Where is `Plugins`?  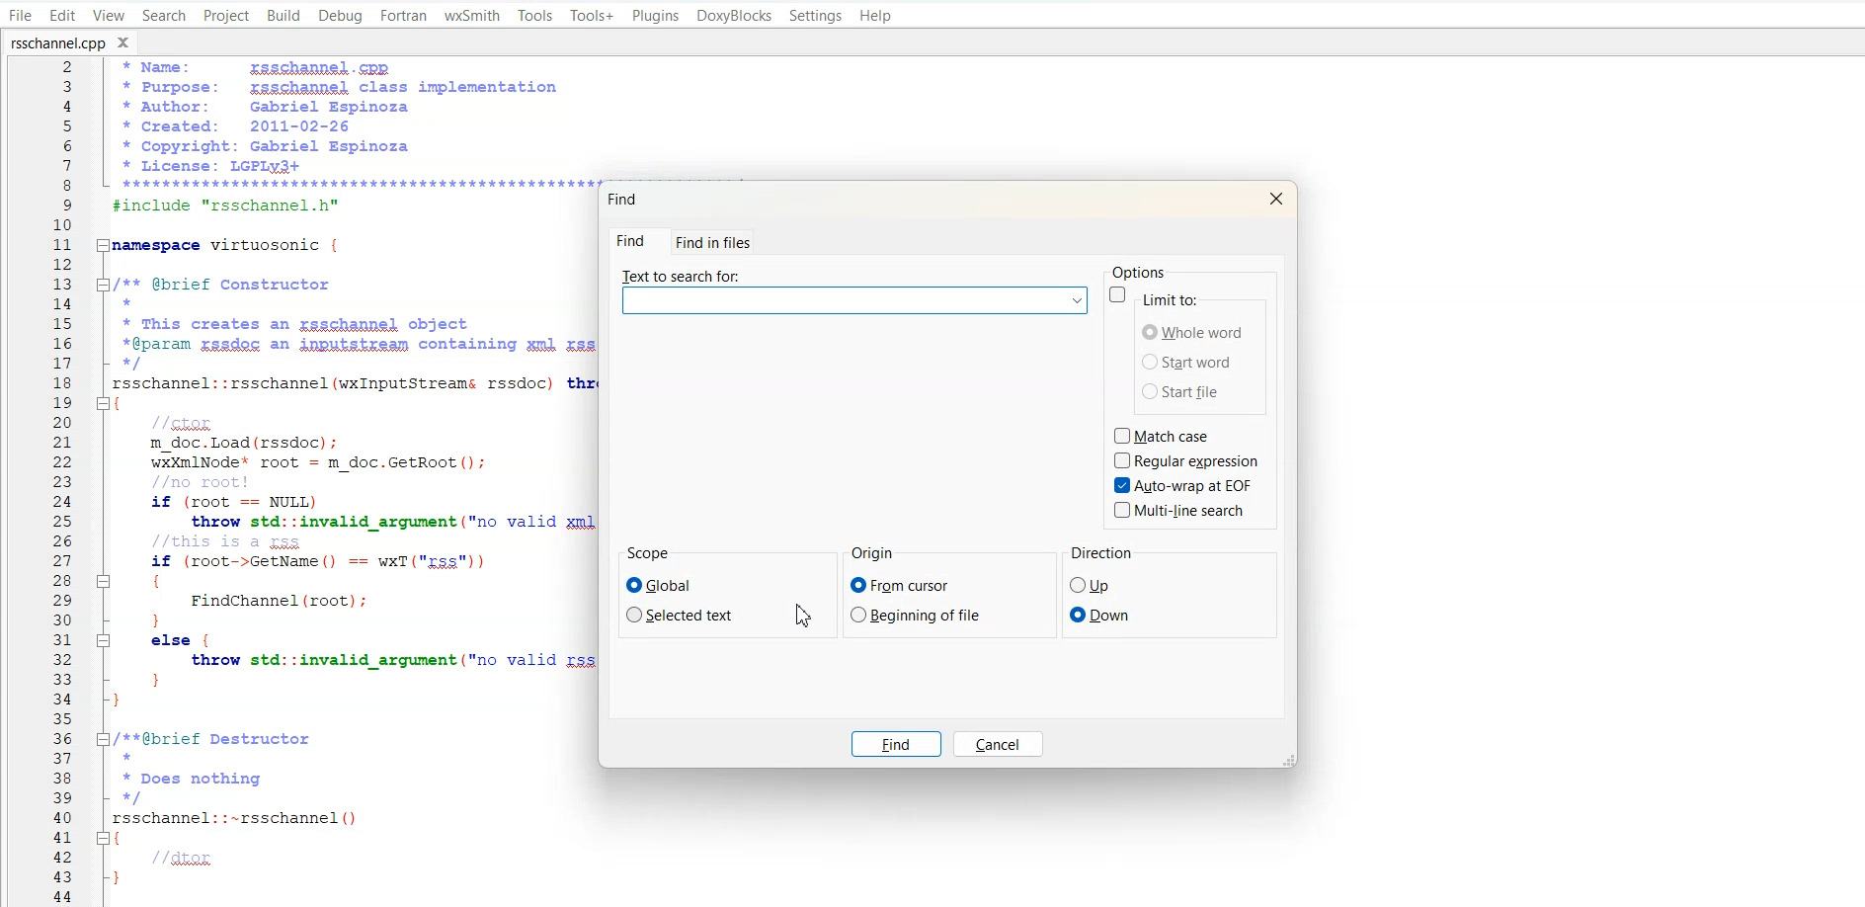 Plugins is located at coordinates (655, 15).